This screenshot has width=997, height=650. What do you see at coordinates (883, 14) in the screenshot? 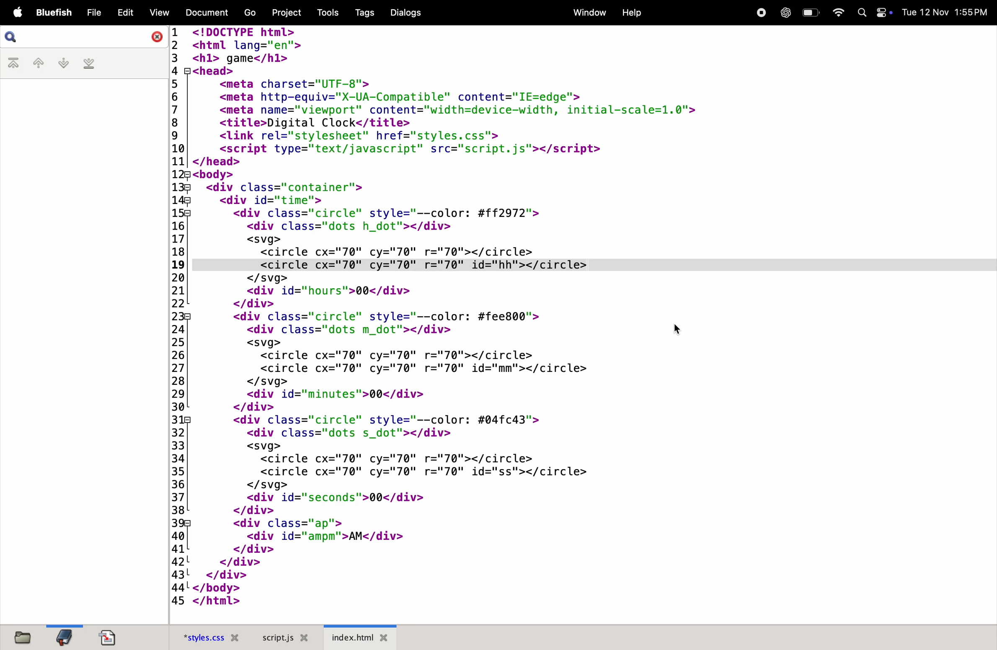
I see `Control center` at bounding box center [883, 14].